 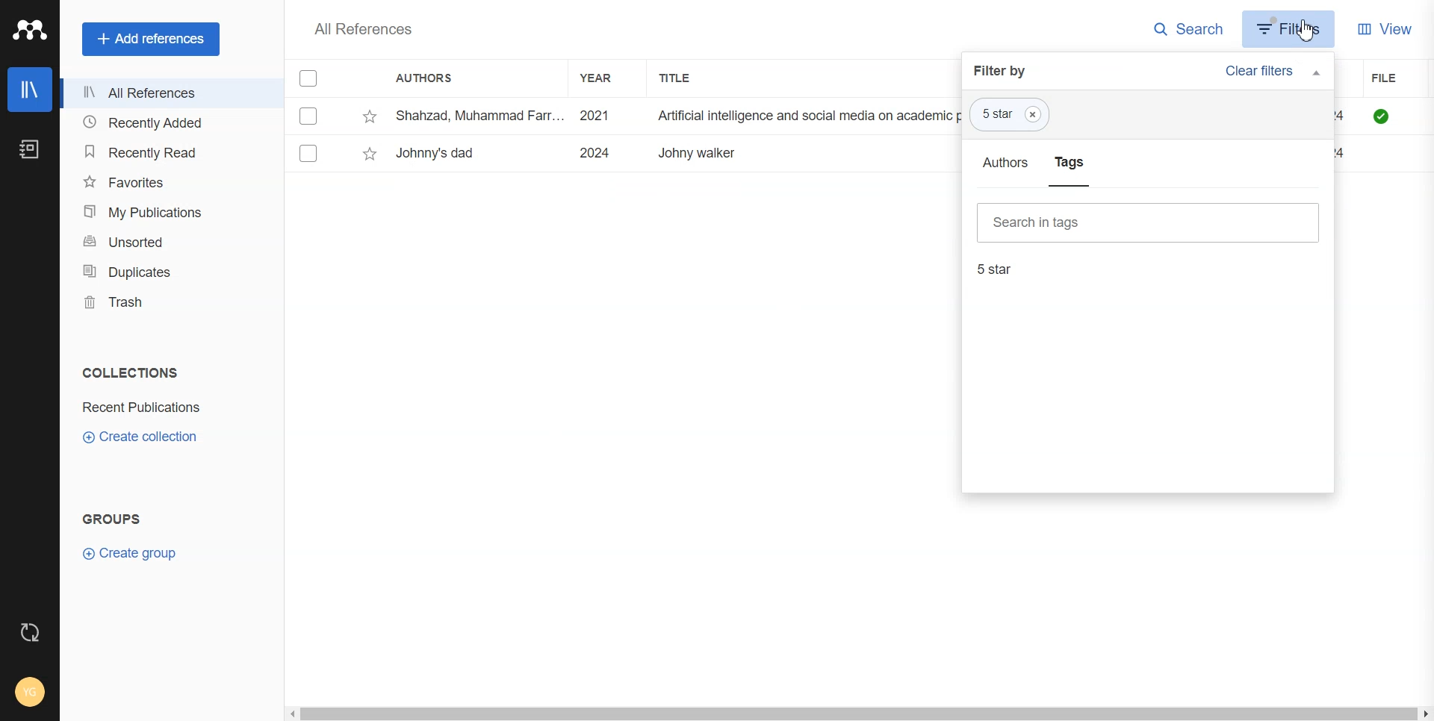 I want to click on Filter by, so click(x=1001, y=71).